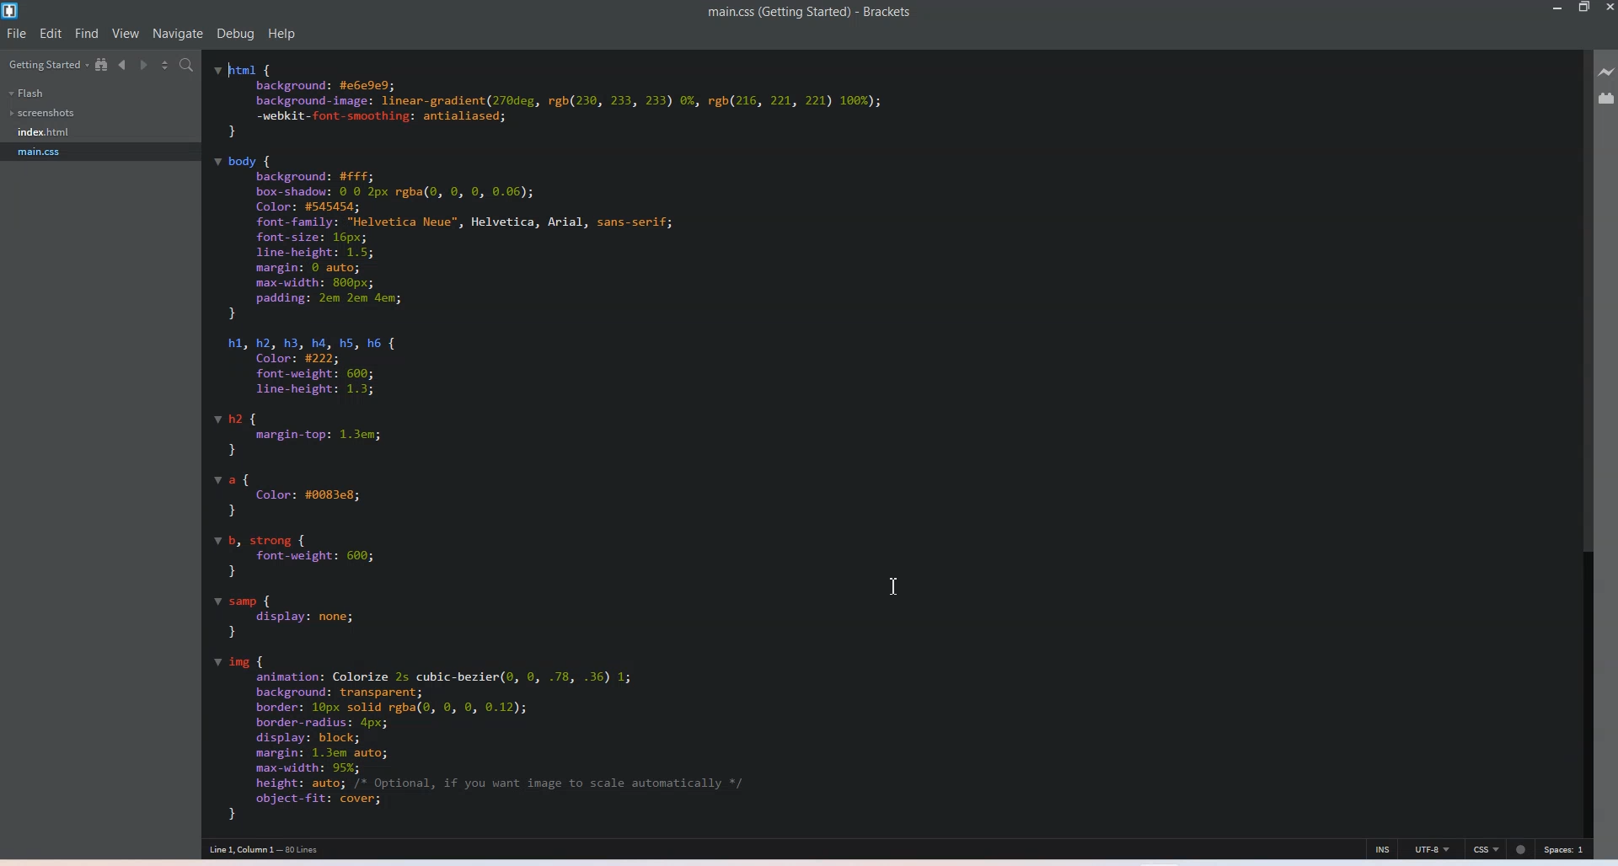  What do you see at coordinates (1487, 848) in the screenshot?
I see `CSS` at bounding box center [1487, 848].